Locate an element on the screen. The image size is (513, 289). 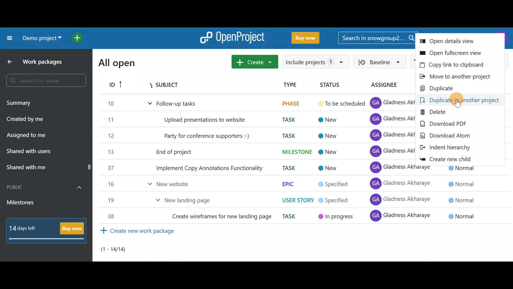
GA Gladness Akharaye is located at coordinates (390, 151).